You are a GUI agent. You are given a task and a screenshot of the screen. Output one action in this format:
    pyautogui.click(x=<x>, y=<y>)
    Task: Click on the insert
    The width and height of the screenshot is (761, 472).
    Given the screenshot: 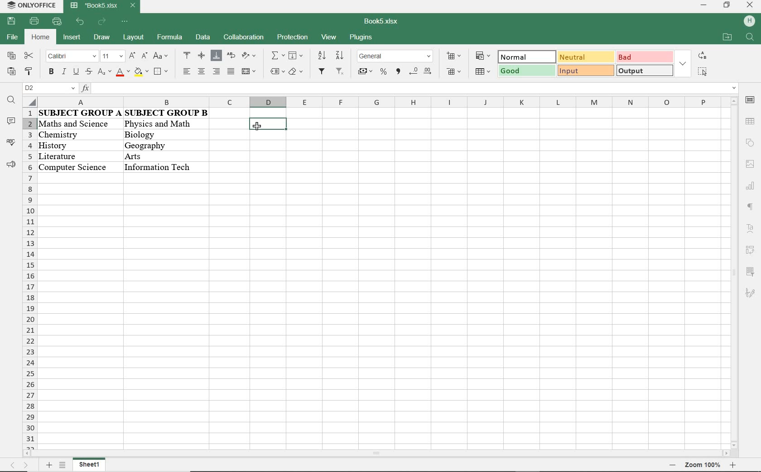 What is the action you would take?
    pyautogui.click(x=73, y=38)
    